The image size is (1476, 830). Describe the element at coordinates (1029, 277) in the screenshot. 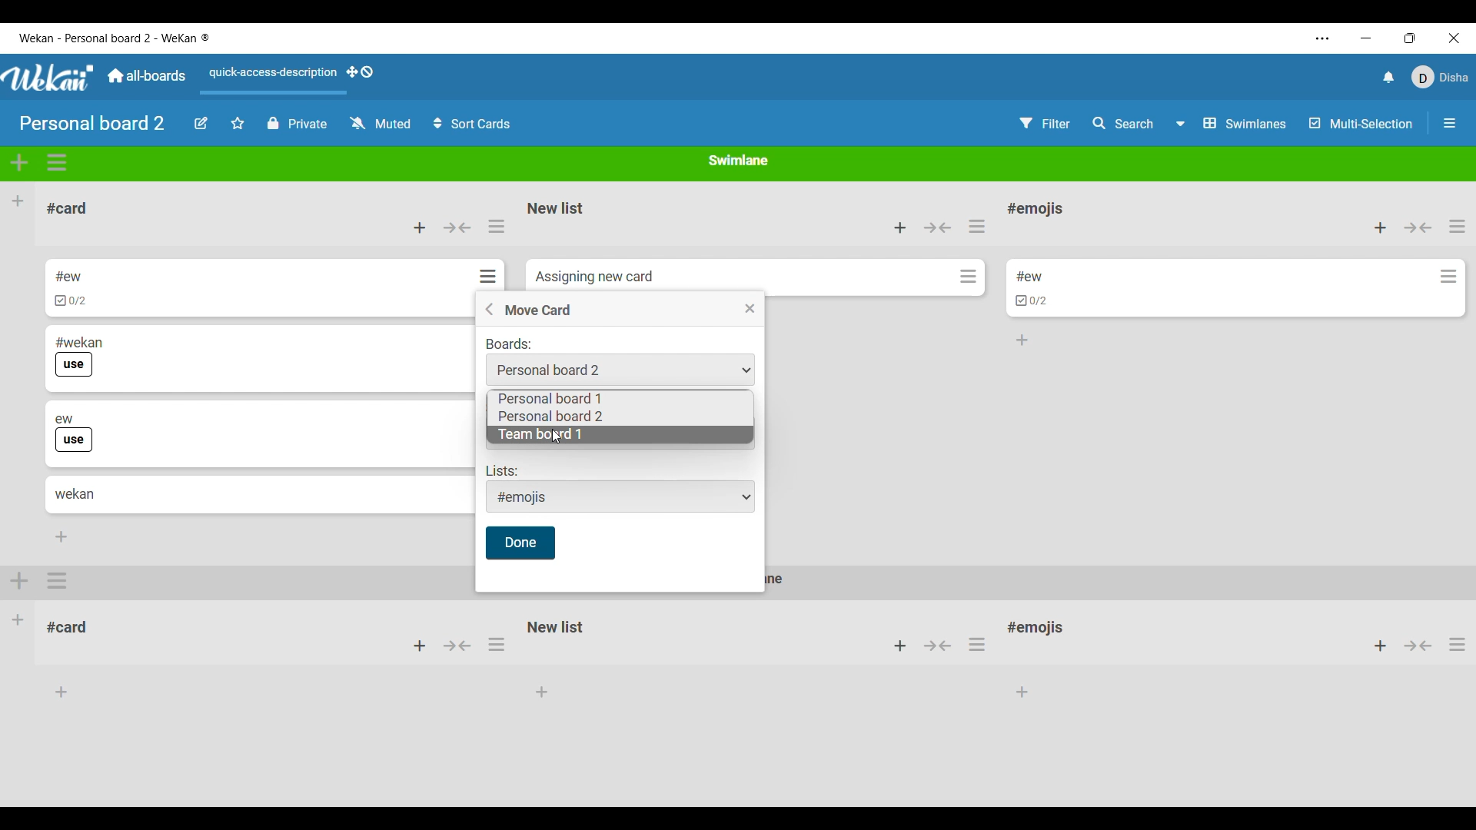

I see `Card name` at that location.